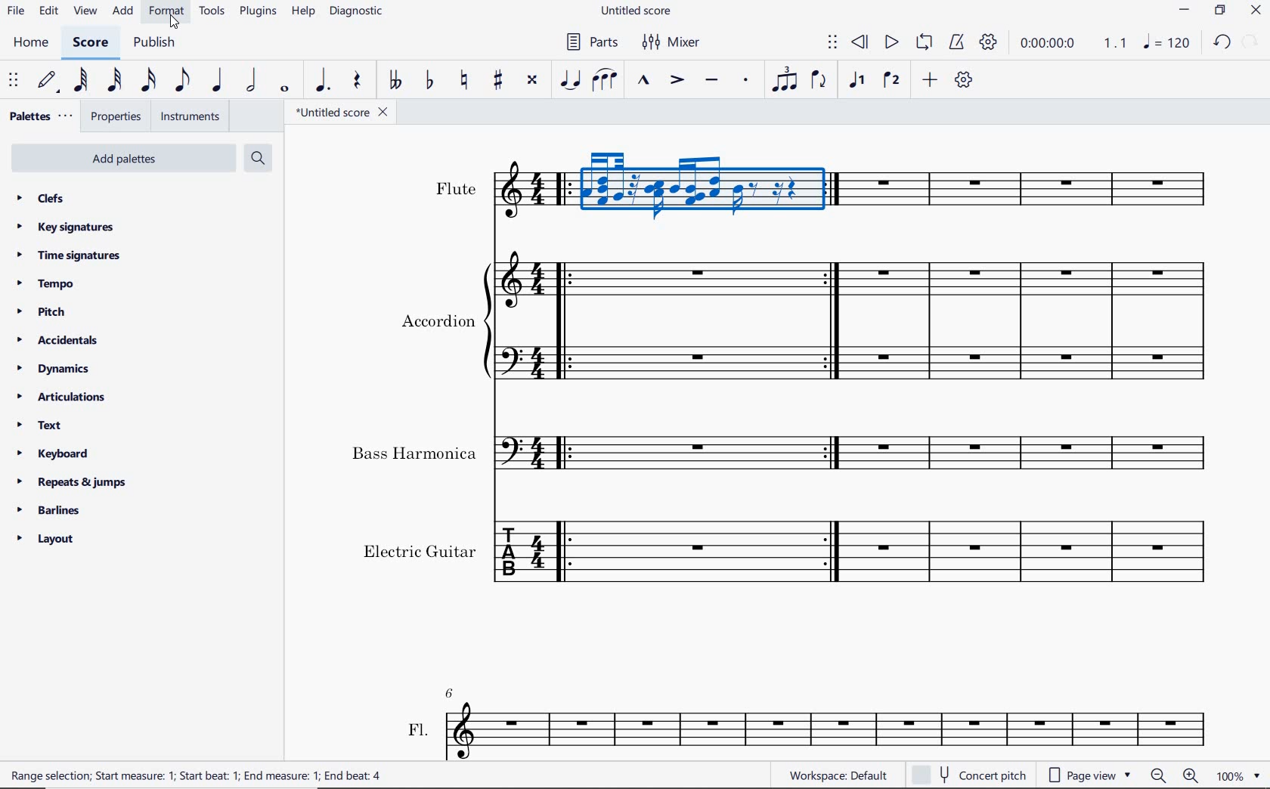 This screenshot has width=1270, height=789. Describe the element at coordinates (253, 79) in the screenshot. I see `half note` at that location.